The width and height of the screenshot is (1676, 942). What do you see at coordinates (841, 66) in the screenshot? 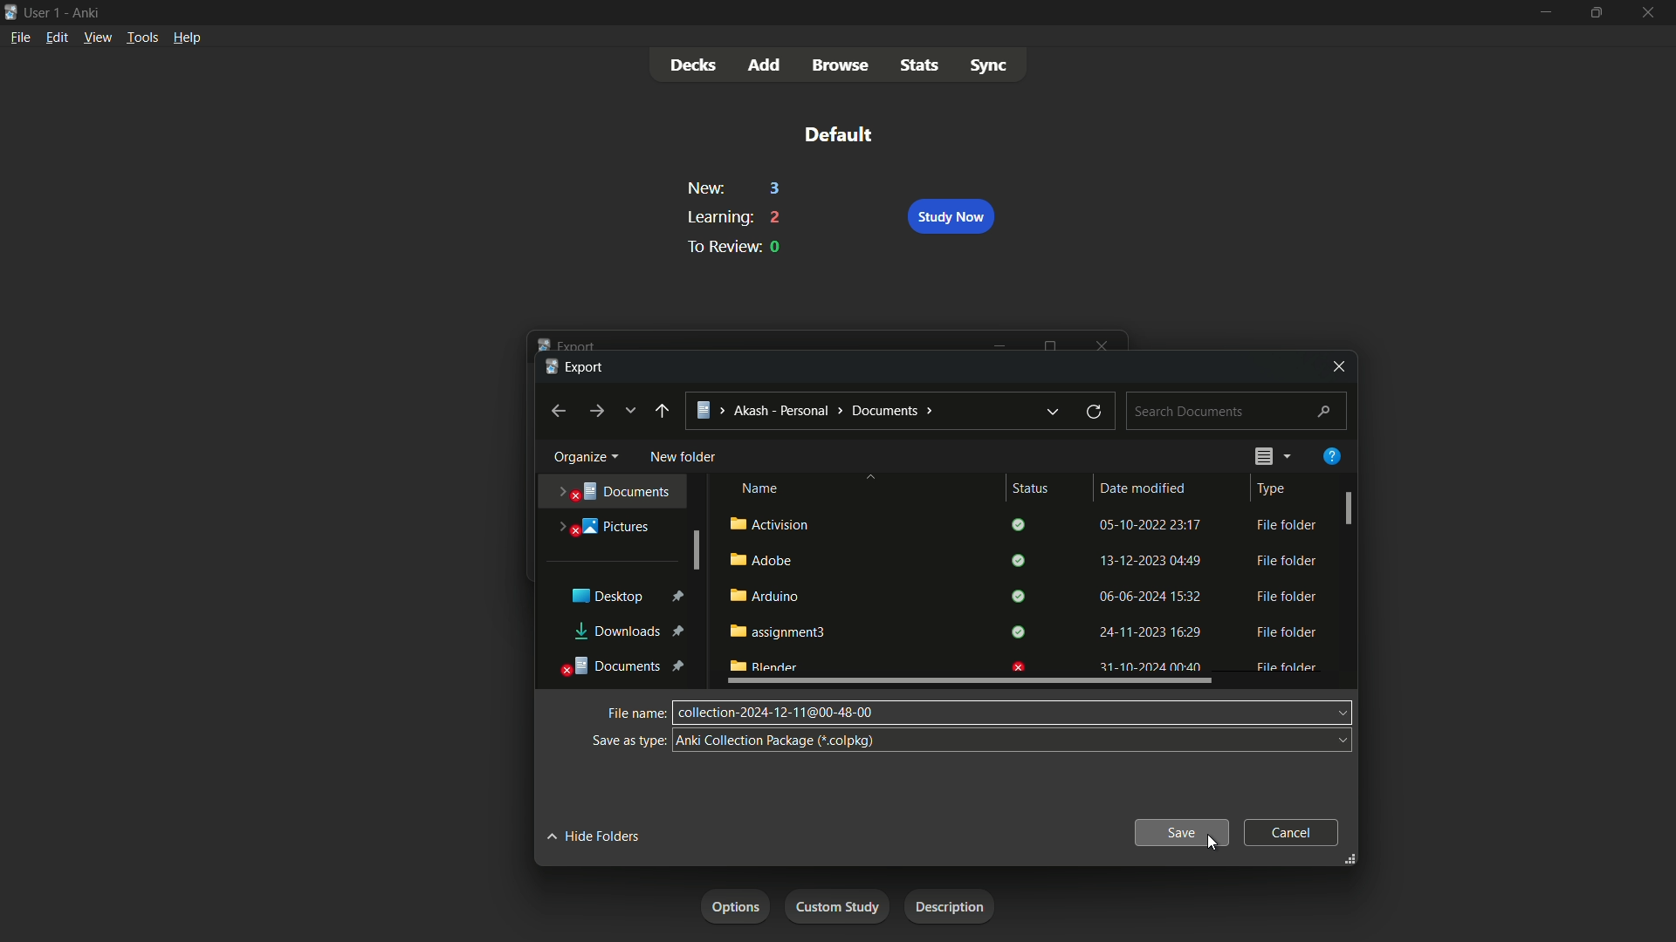
I see `browse` at bounding box center [841, 66].